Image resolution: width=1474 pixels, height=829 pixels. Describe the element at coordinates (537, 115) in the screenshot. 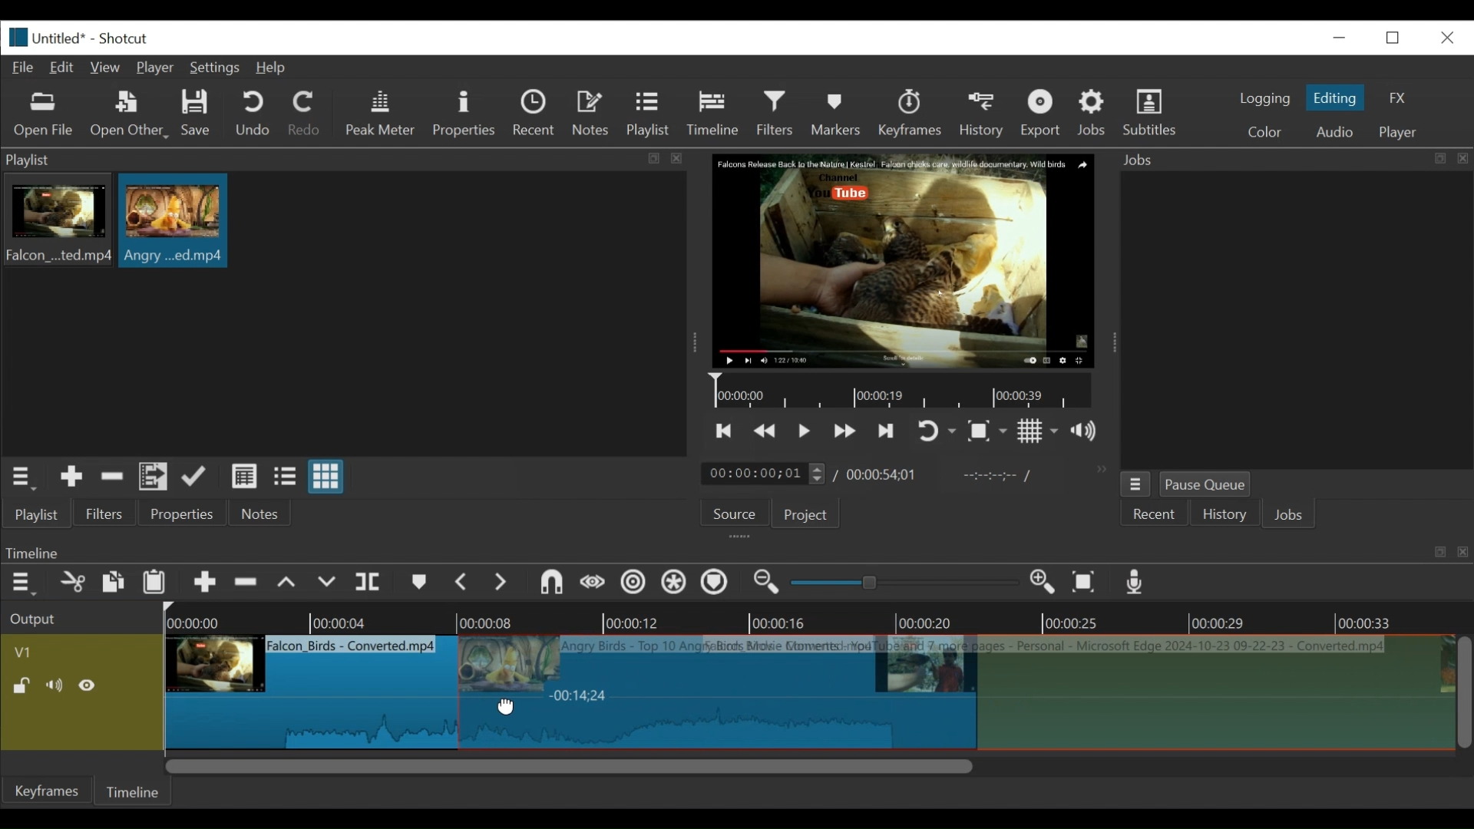

I see `Recent` at that location.